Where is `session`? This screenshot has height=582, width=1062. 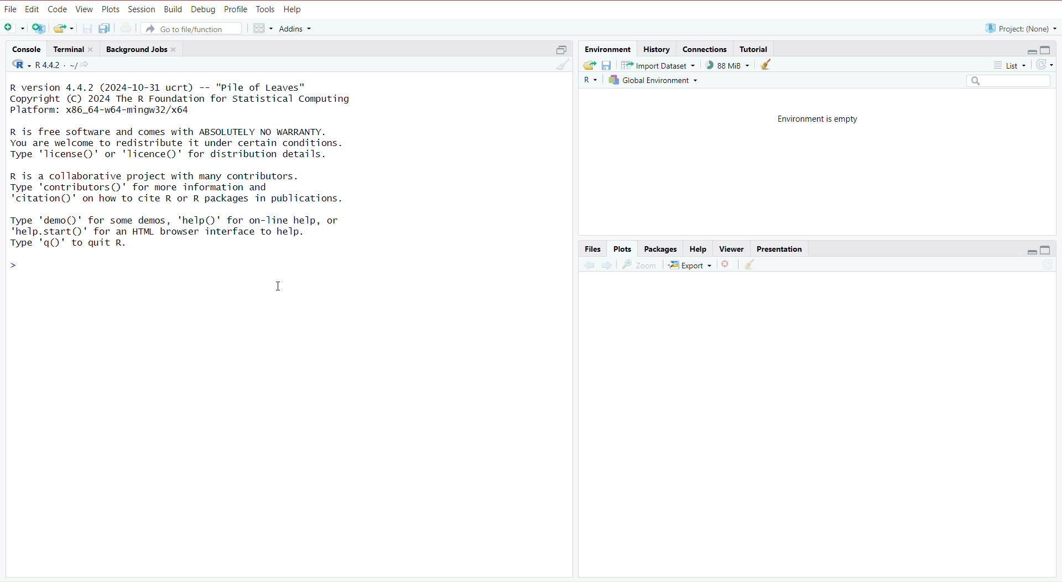 session is located at coordinates (142, 10).